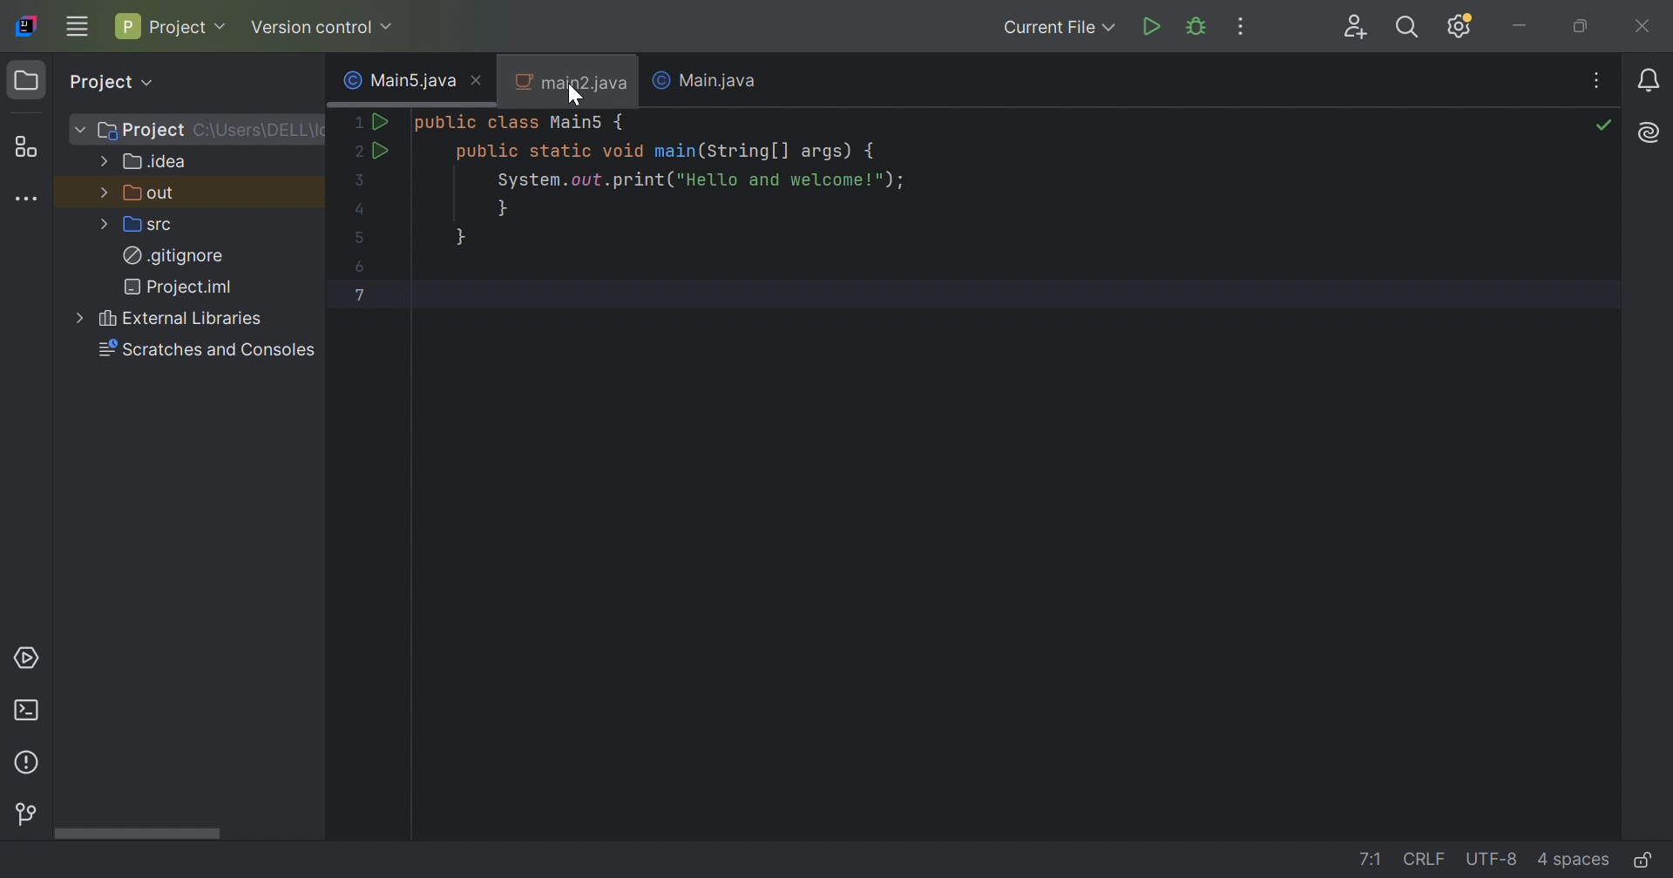 This screenshot has width=1673, height=878. What do you see at coordinates (26, 764) in the screenshot?
I see `Problems` at bounding box center [26, 764].